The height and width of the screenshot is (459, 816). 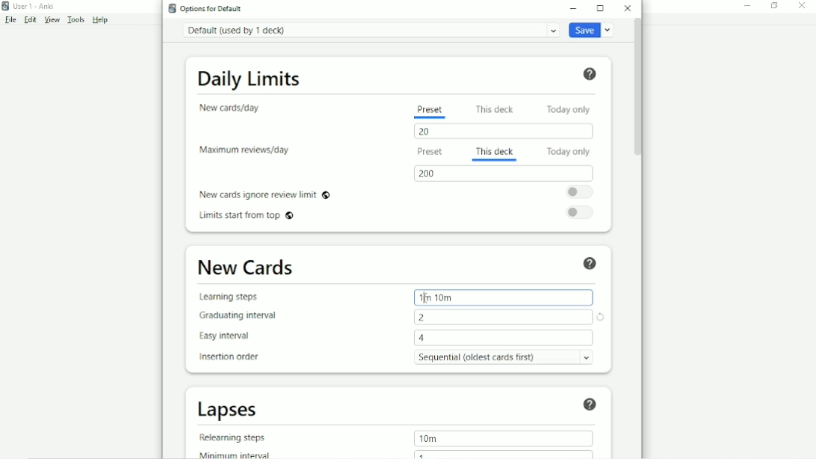 I want to click on Limits start from top, so click(x=248, y=217).